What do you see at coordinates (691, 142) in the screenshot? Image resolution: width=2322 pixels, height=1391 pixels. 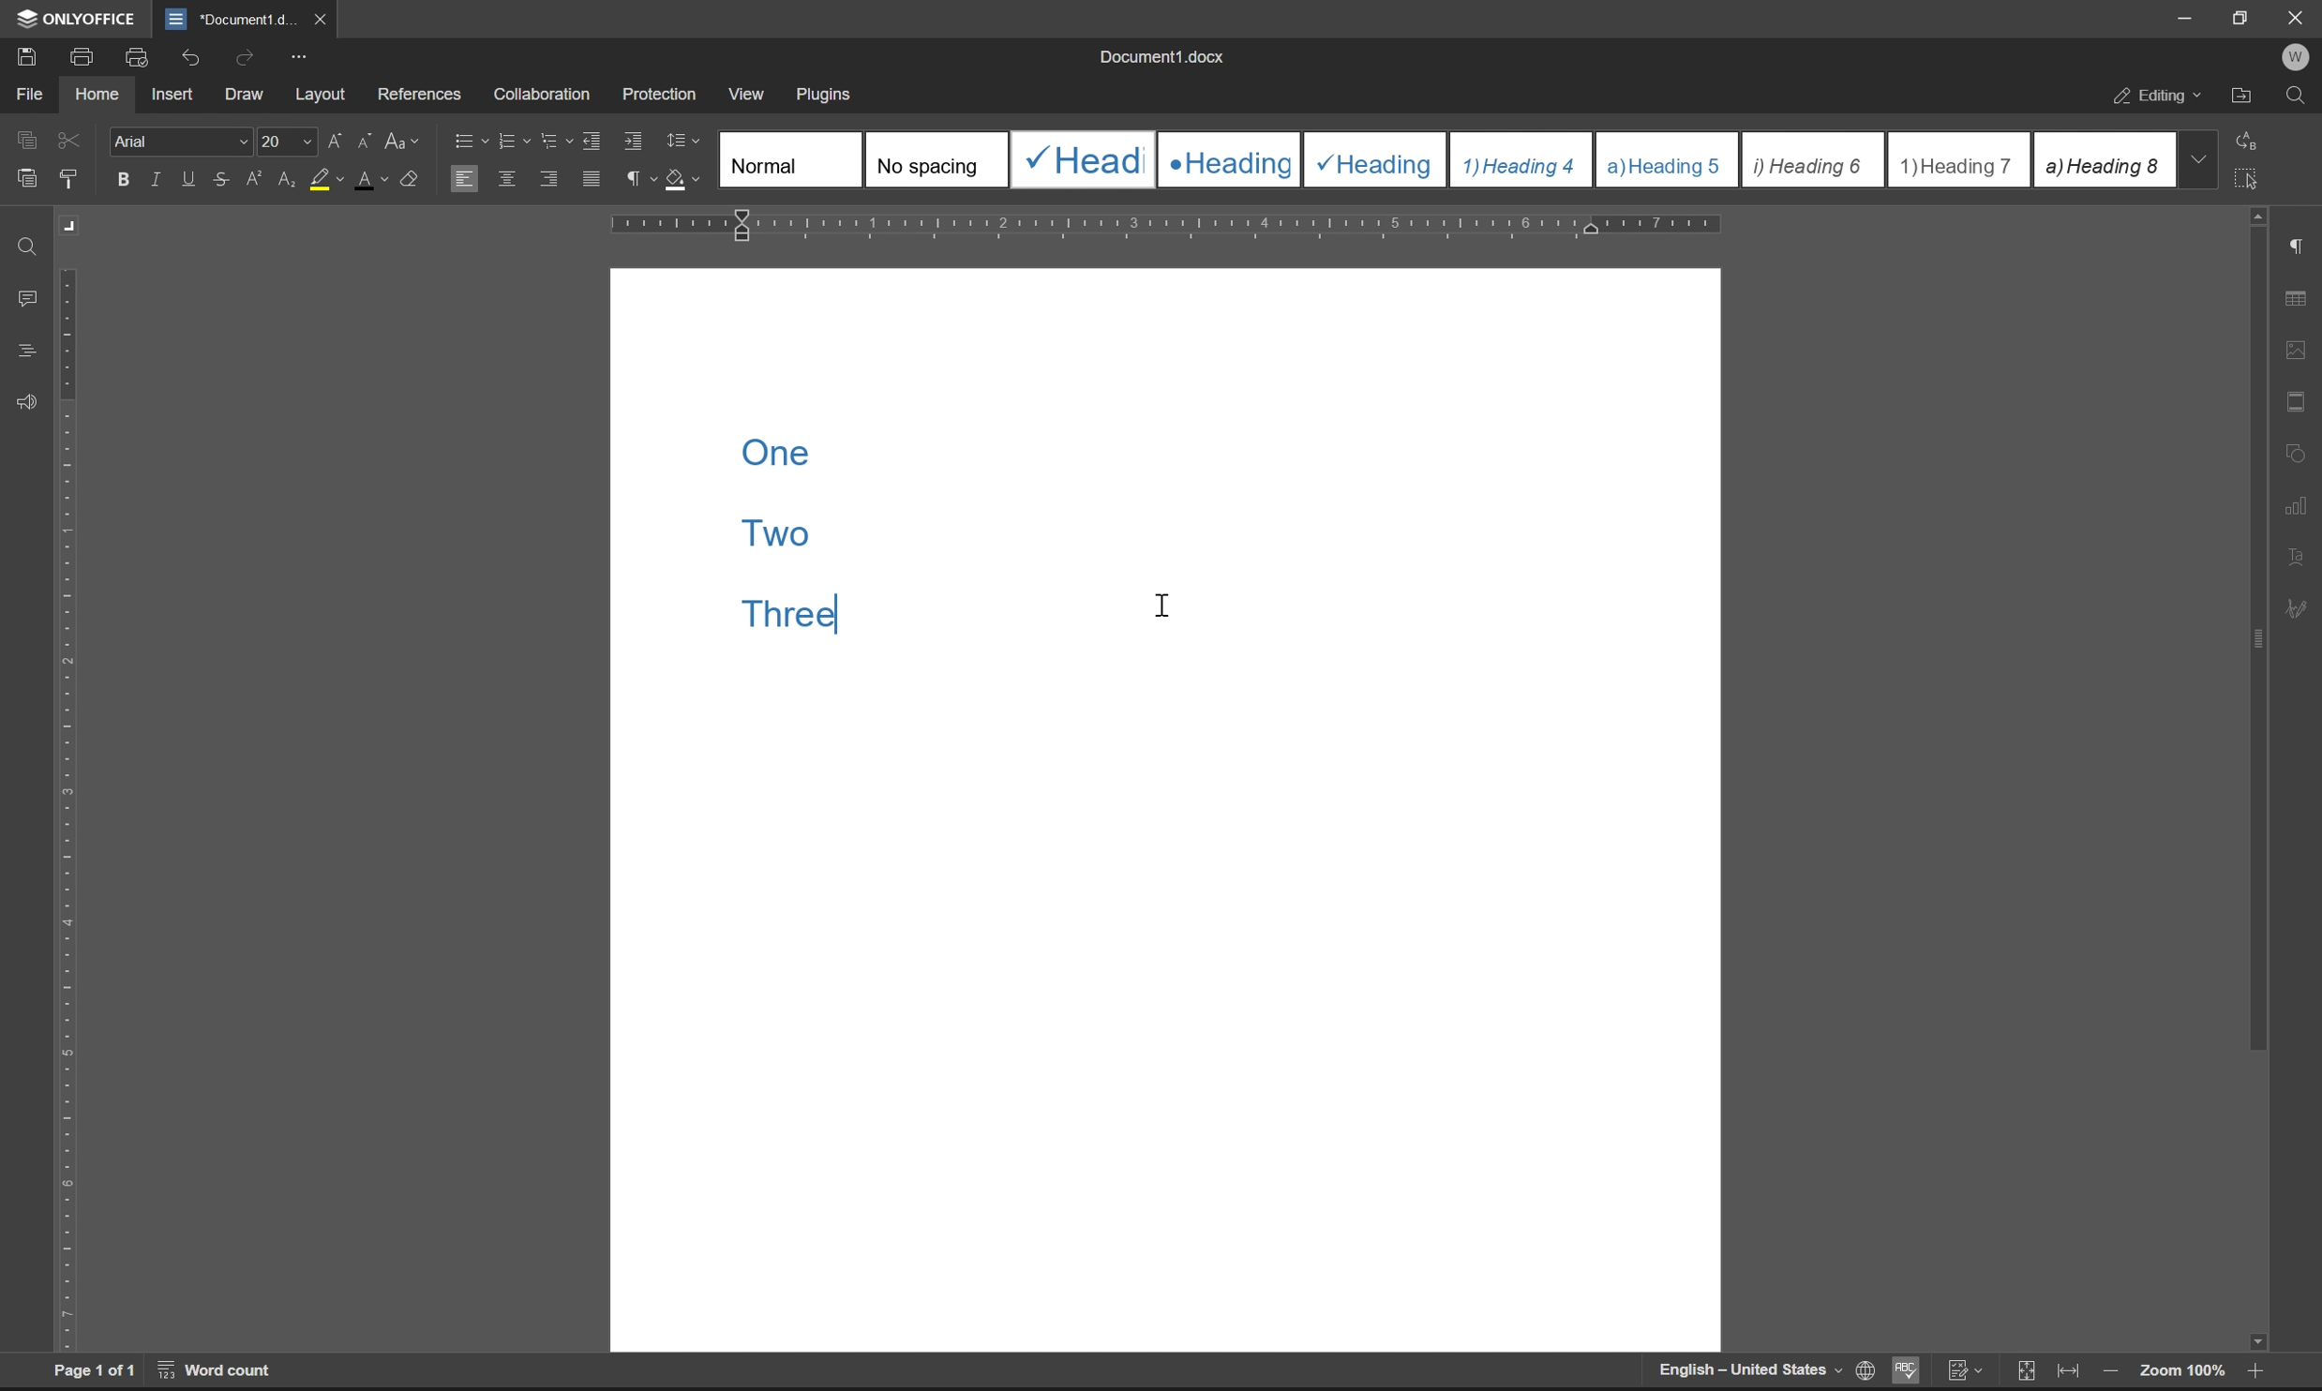 I see `Line spacing` at bounding box center [691, 142].